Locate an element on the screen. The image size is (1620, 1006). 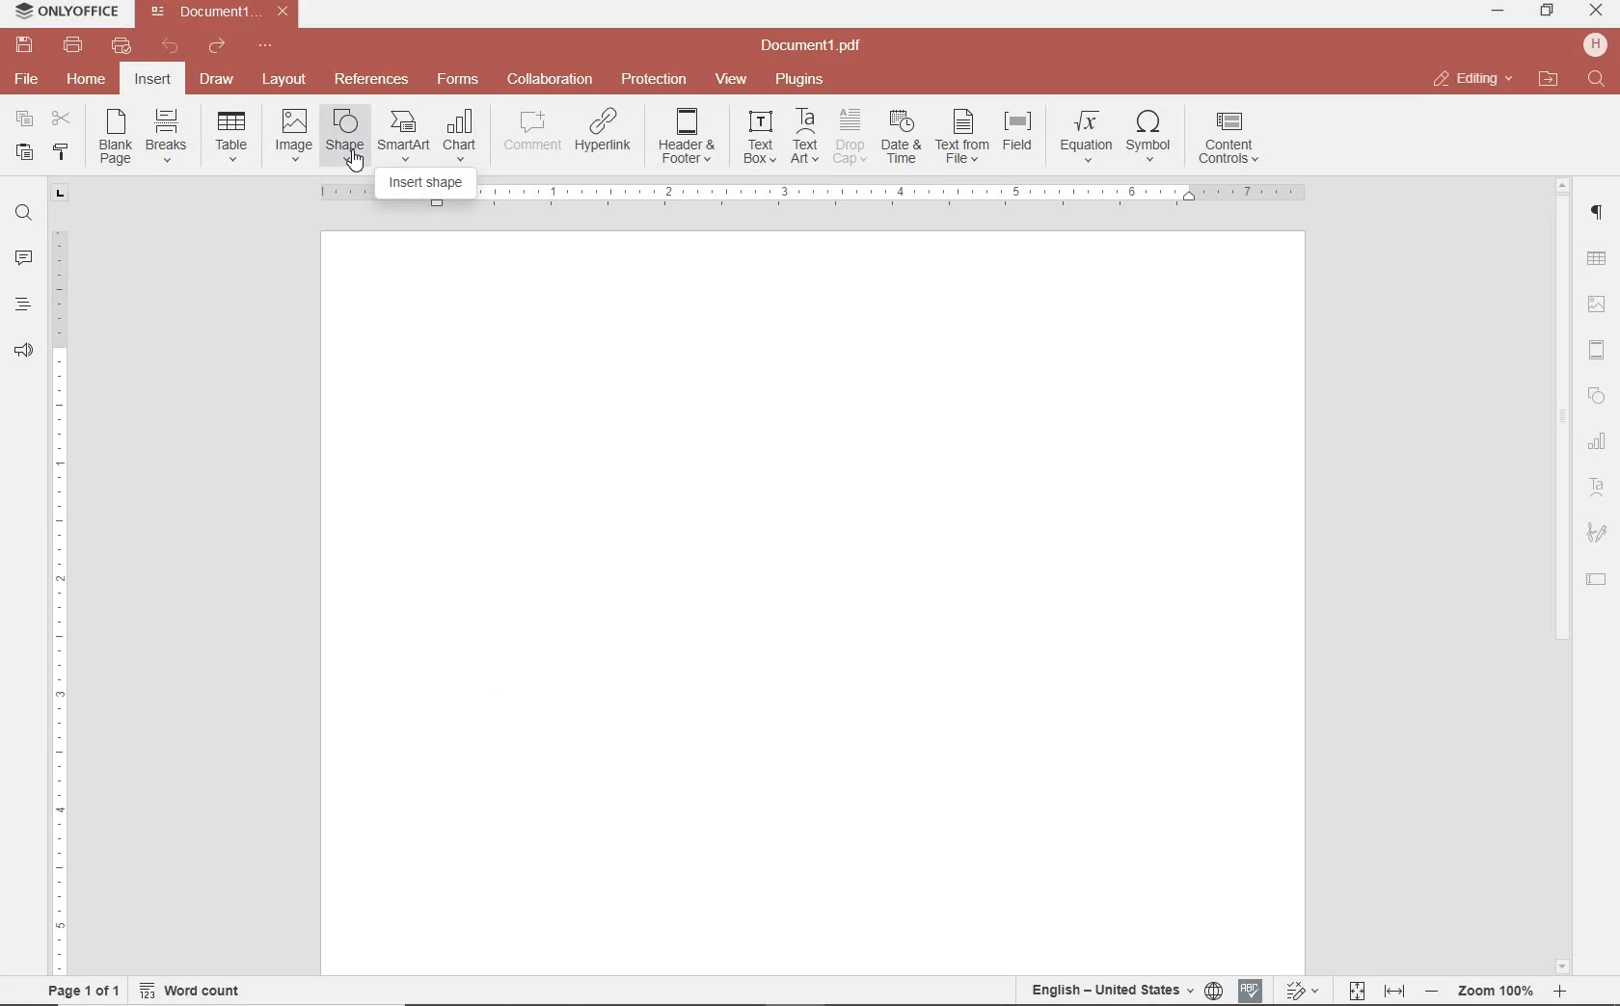
INSERT CHAT is located at coordinates (460, 137).